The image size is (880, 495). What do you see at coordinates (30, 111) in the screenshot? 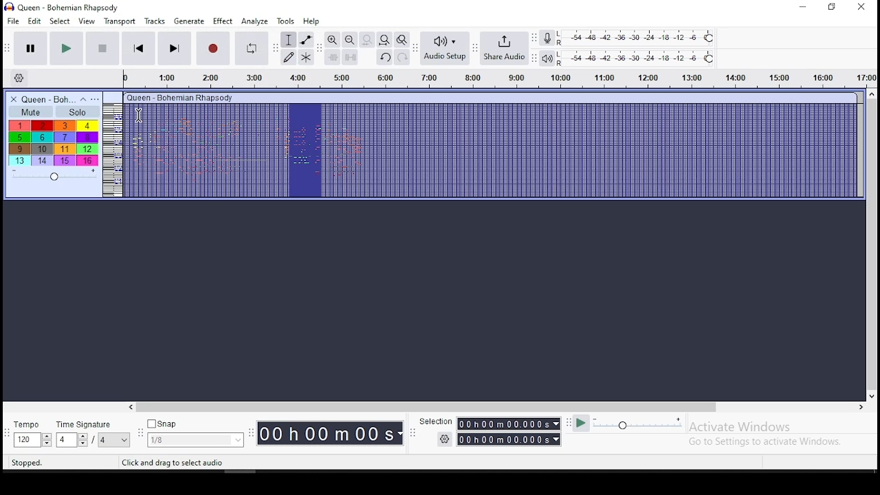
I see `mute` at bounding box center [30, 111].